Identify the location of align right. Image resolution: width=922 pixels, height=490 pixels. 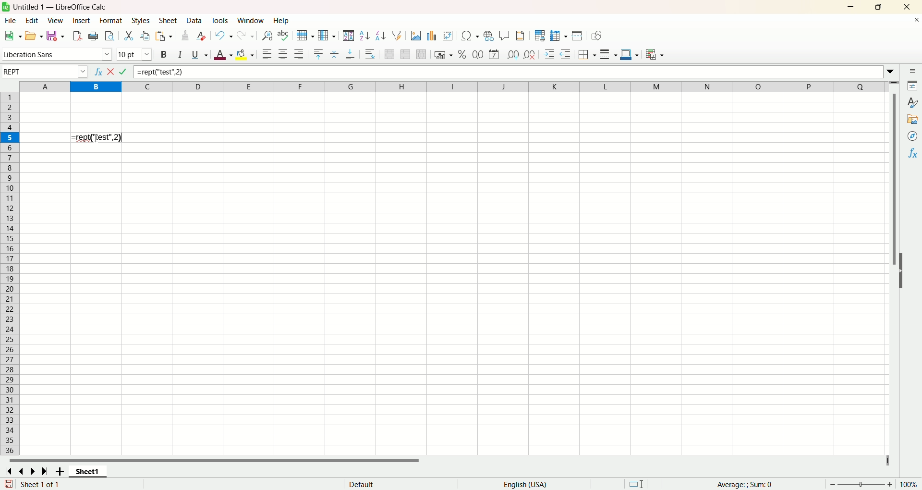
(299, 55).